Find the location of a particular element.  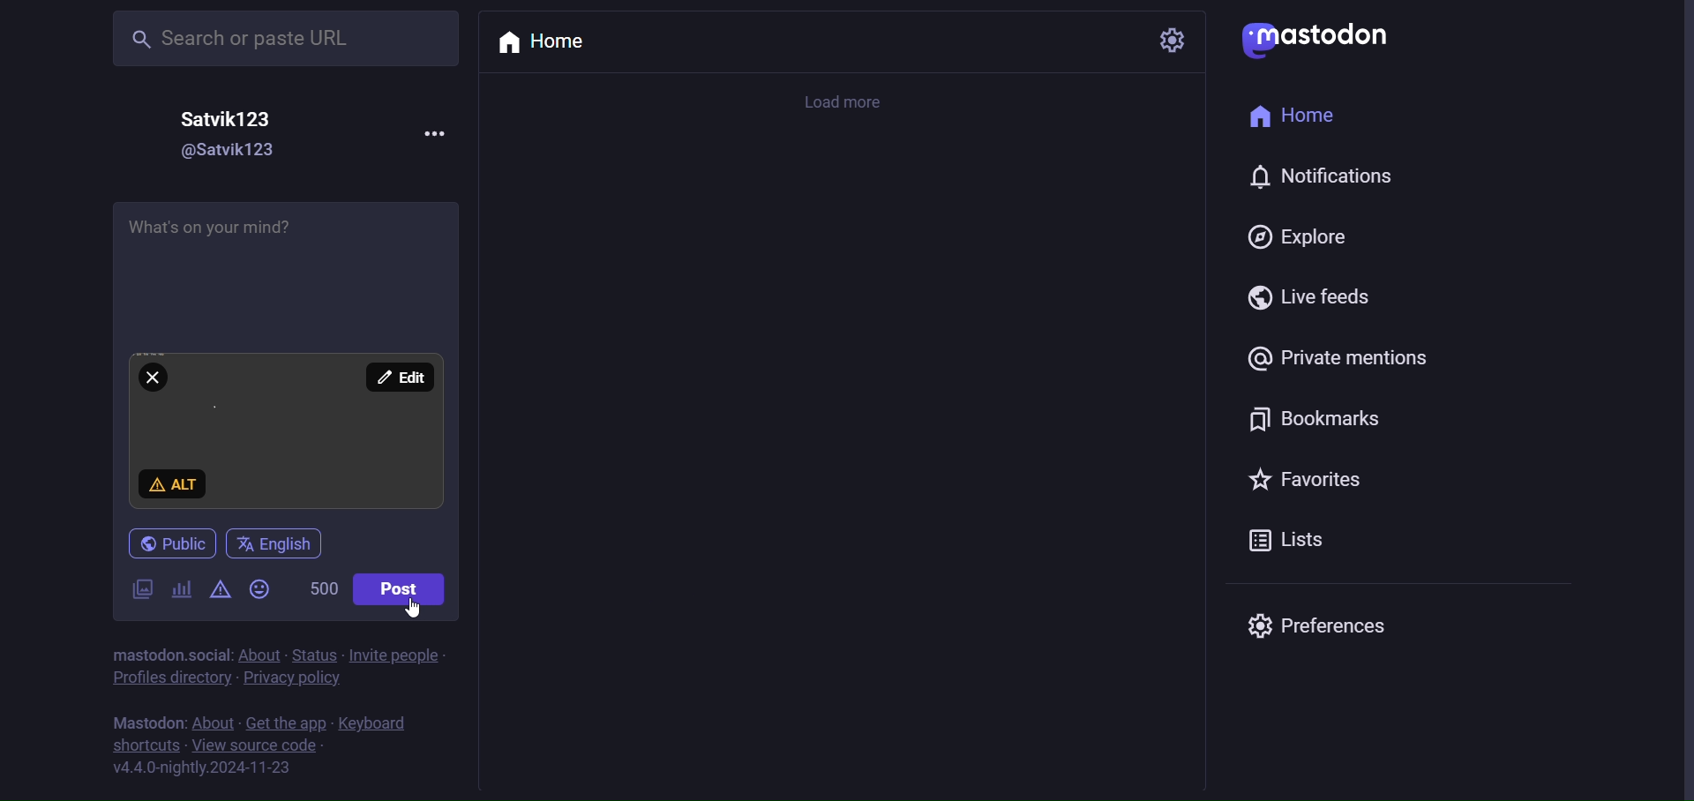

get the app is located at coordinates (287, 723).